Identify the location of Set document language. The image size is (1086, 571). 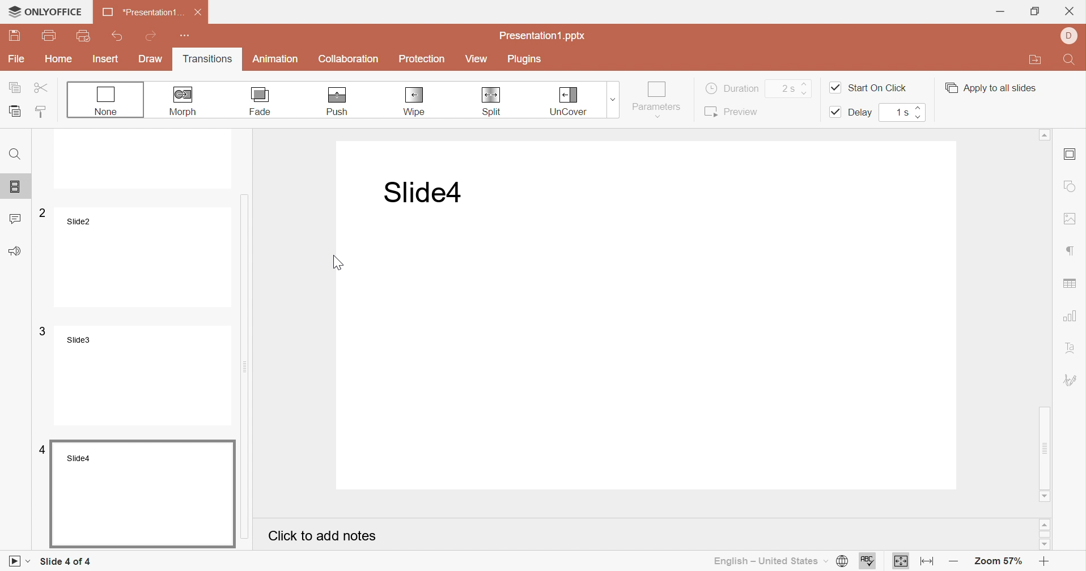
(844, 563).